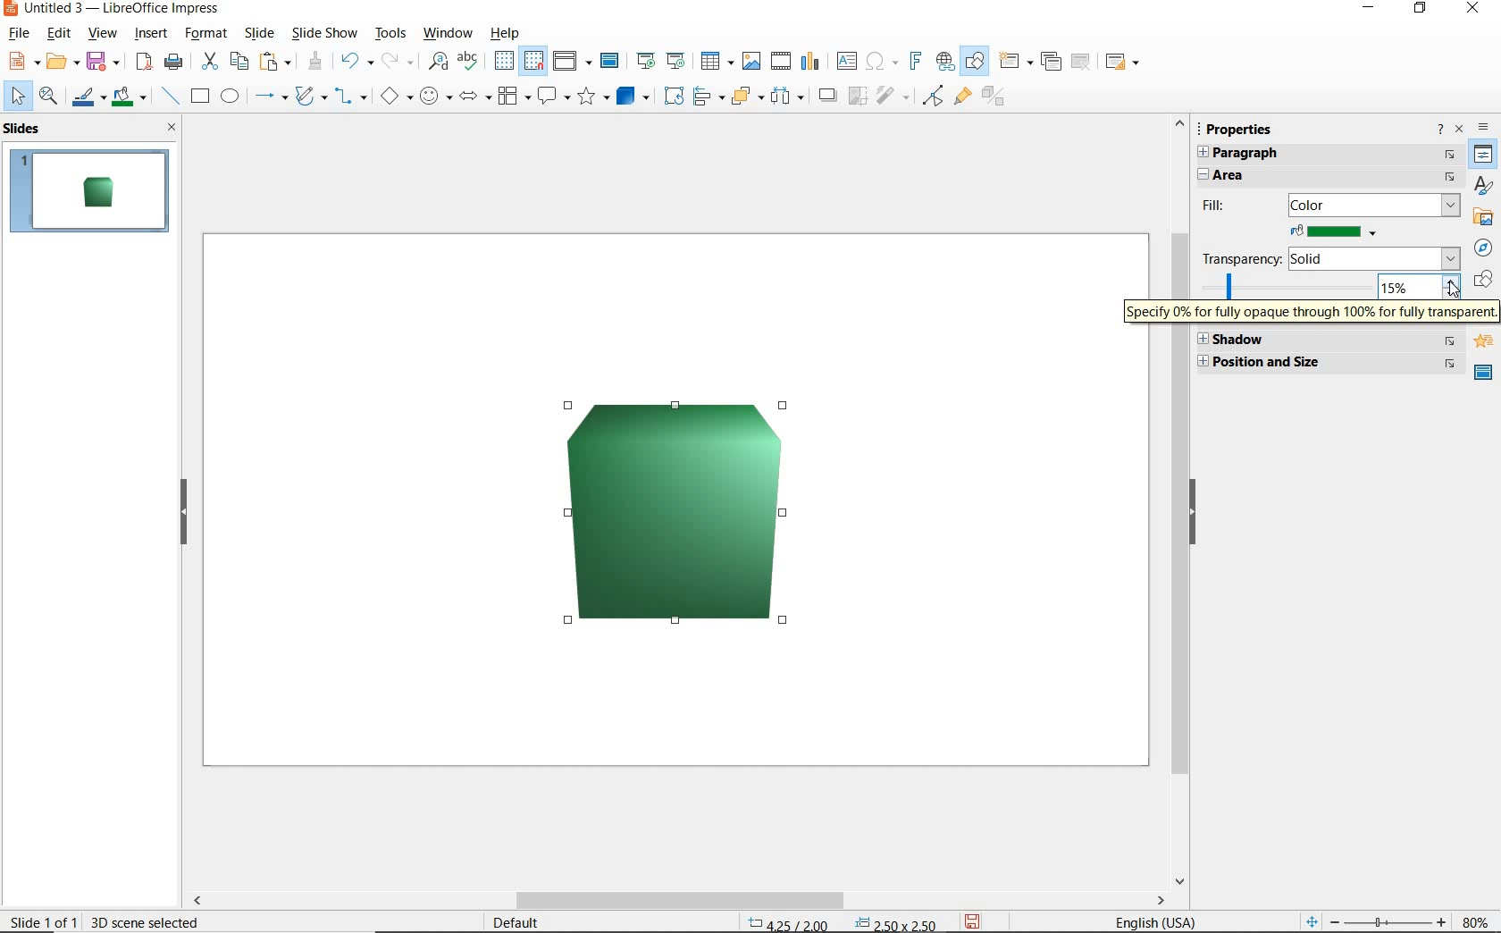 Image resolution: width=1501 pixels, height=933 pixels. What do you see at coordinates (1420, 10) in the screenshot?
I see `RESTORE DOWN` at bounding box center [1420, 10].